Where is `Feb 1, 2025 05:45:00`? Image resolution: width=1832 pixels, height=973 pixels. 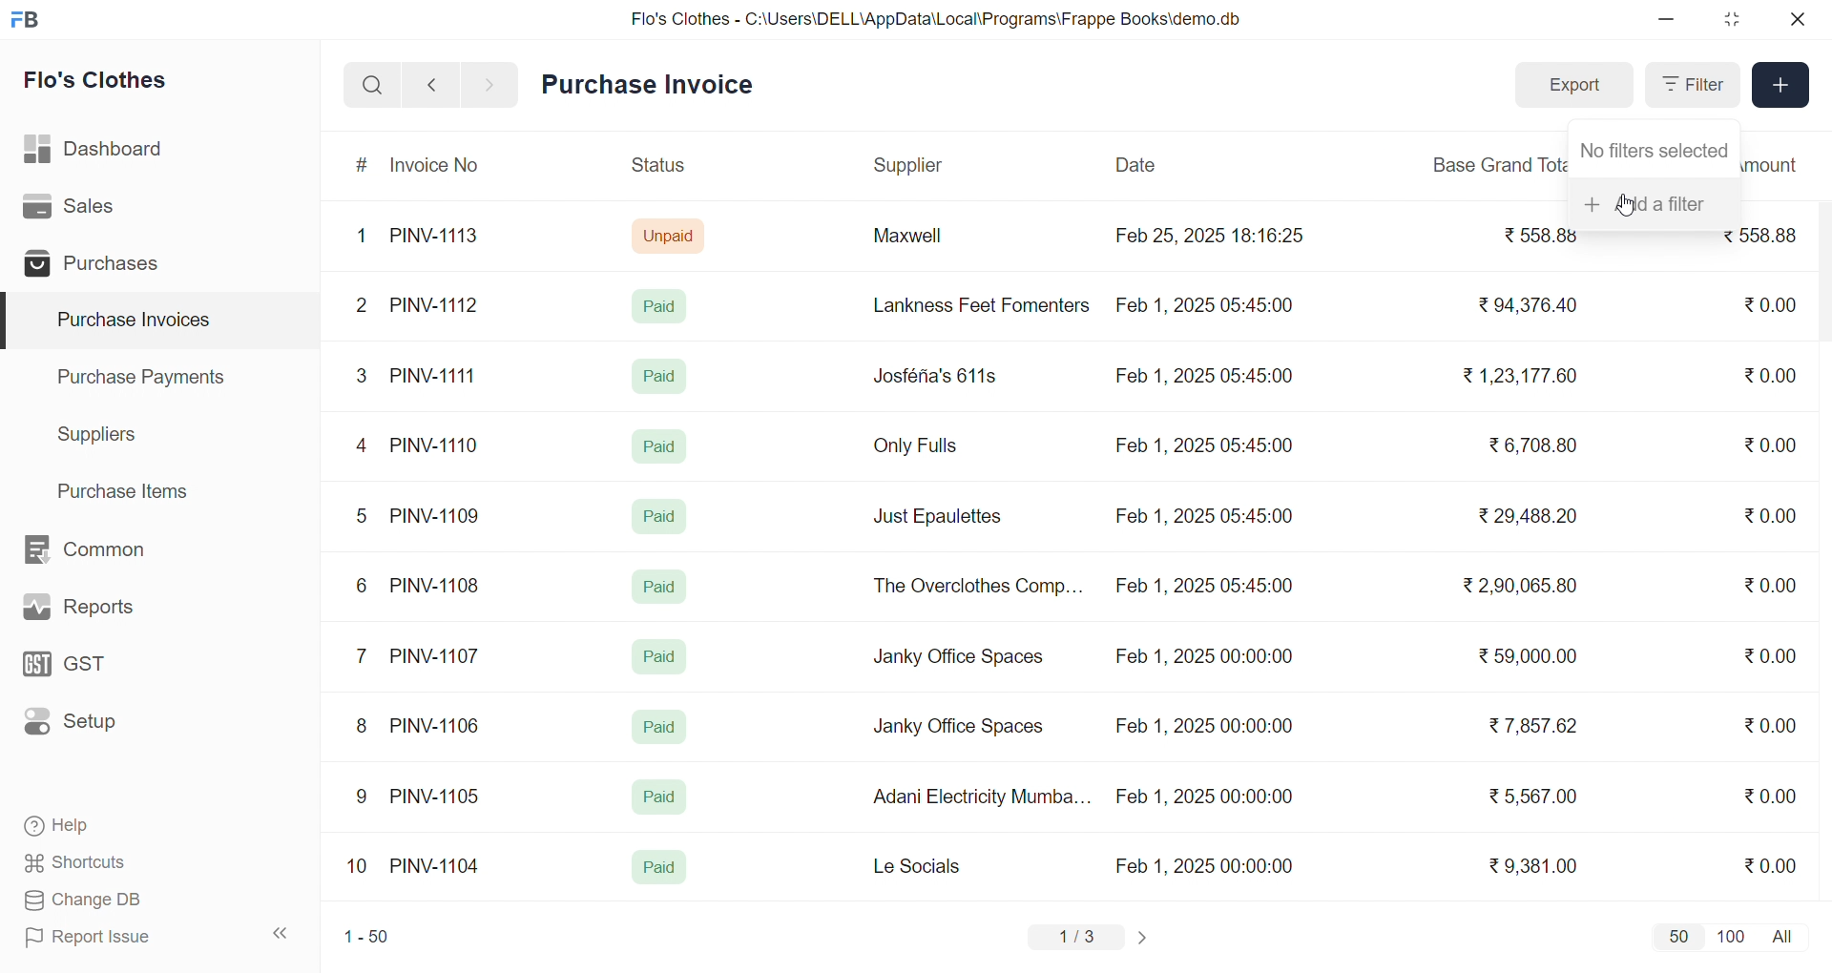
Feb 1, 2025 05:45:00 is located at coordinates (1203, 516).